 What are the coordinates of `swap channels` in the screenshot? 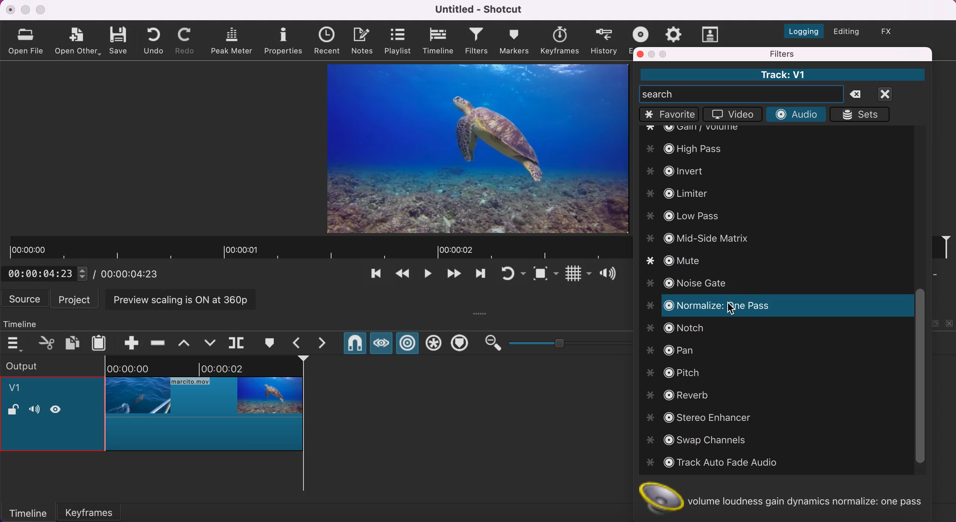 It's located at (706, 441).